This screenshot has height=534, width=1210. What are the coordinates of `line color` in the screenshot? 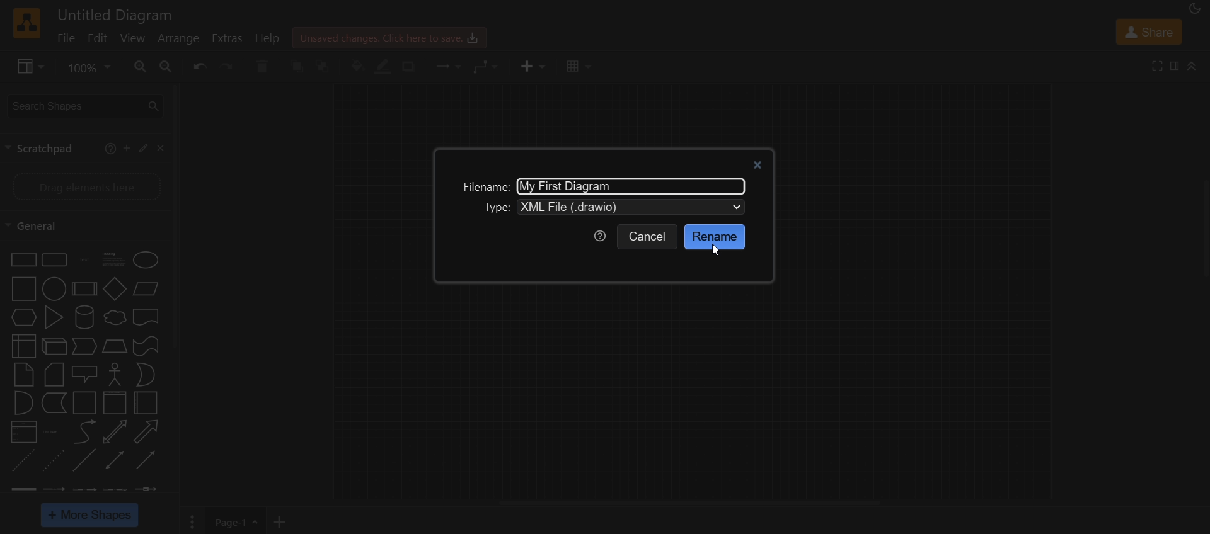 It's located at (384, 66).